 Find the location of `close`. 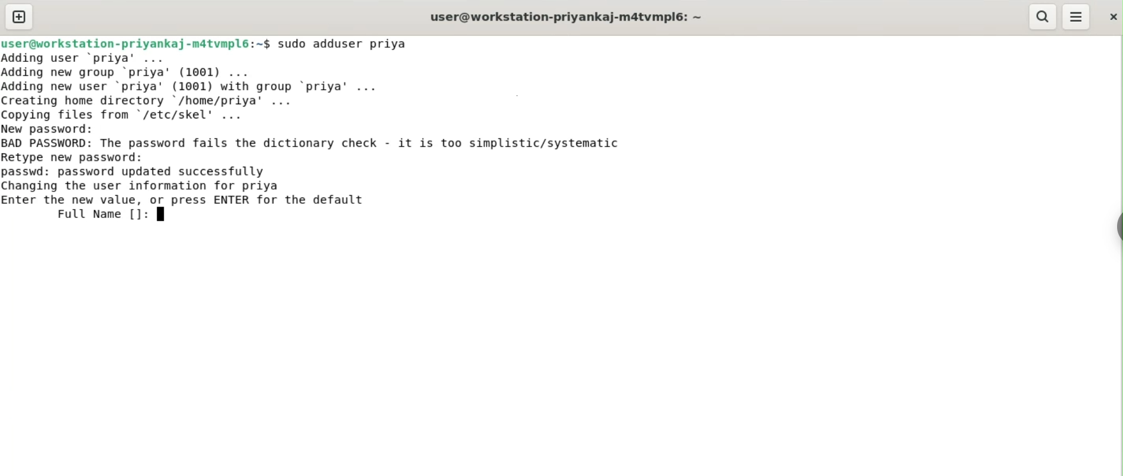

close is located at coordinates (1112, 14).